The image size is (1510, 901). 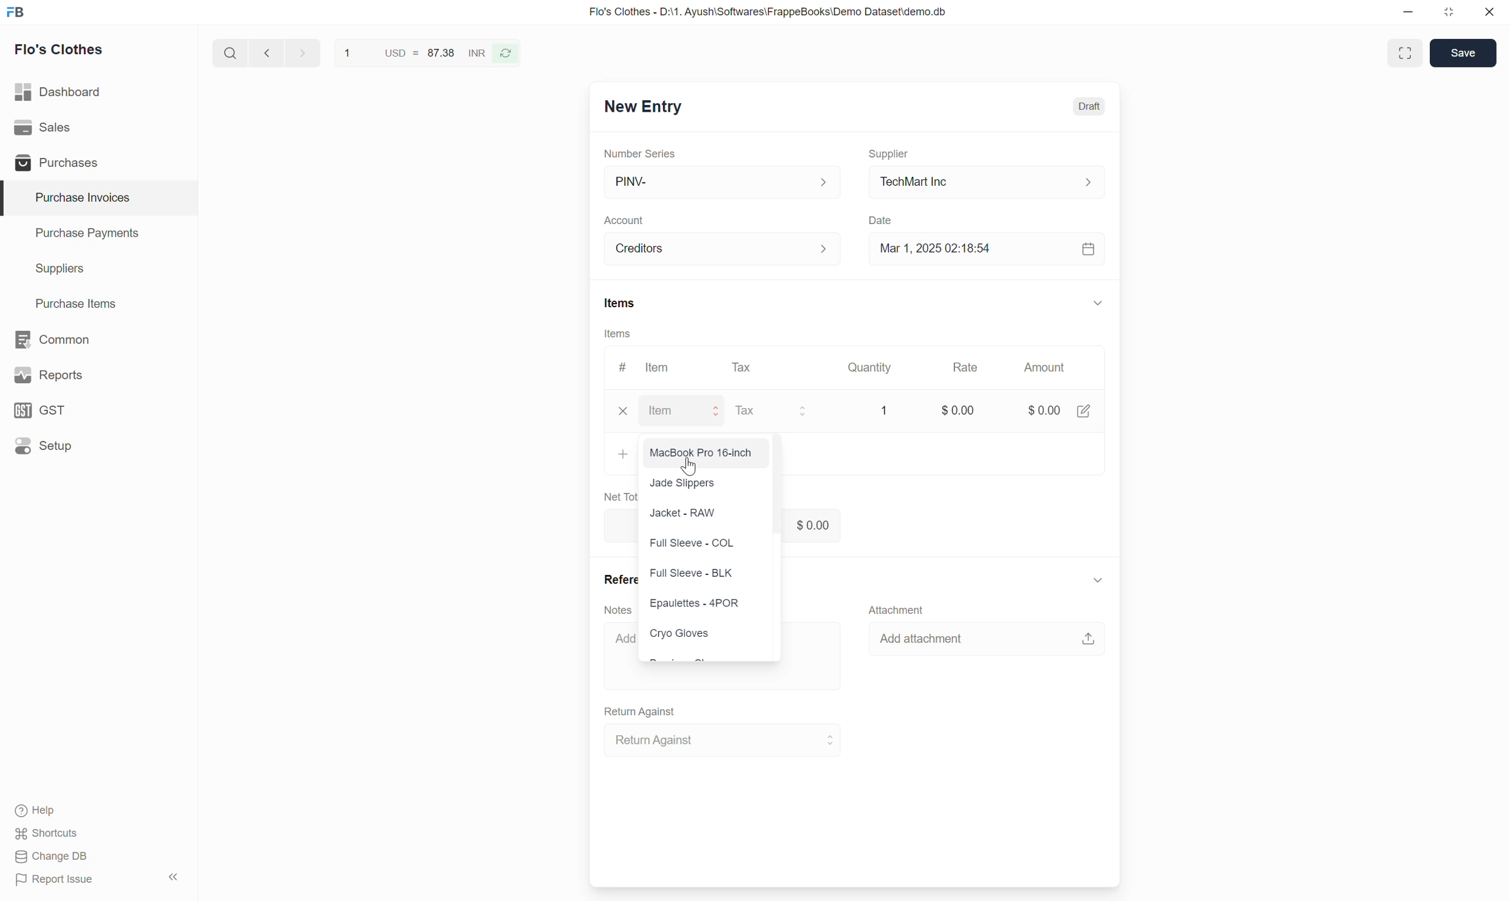 I want to click on Tax, so click(x=745, y=367).